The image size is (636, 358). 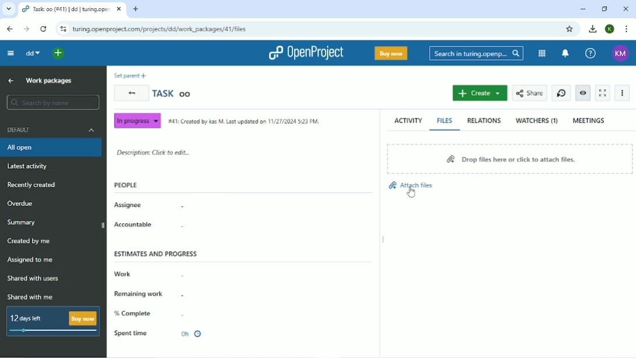 I want to click on Create, so click(x=480, y=93).